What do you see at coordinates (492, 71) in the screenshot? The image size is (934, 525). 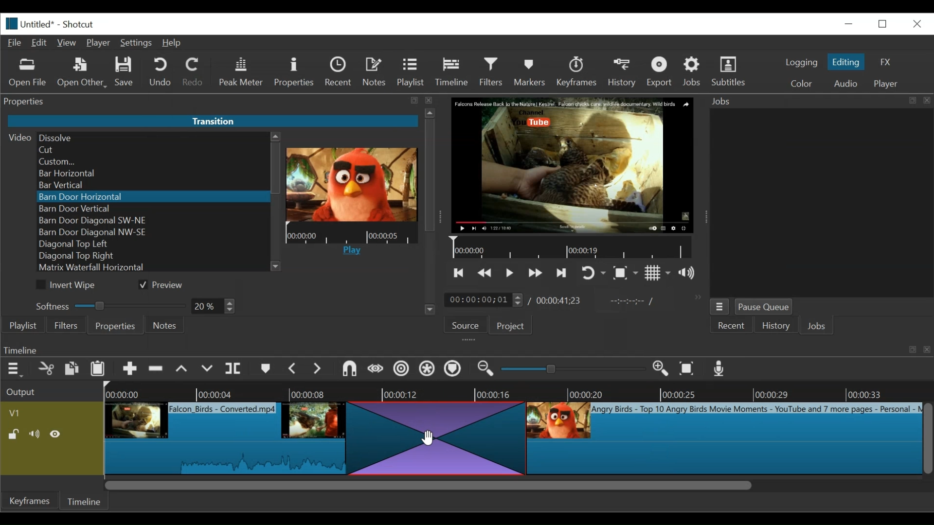 I see `Filters` at bounding box center [492, 71].